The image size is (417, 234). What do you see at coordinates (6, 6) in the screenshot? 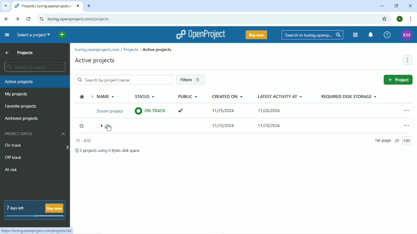
I see `Search tabs` at bounding box center [6, 6].